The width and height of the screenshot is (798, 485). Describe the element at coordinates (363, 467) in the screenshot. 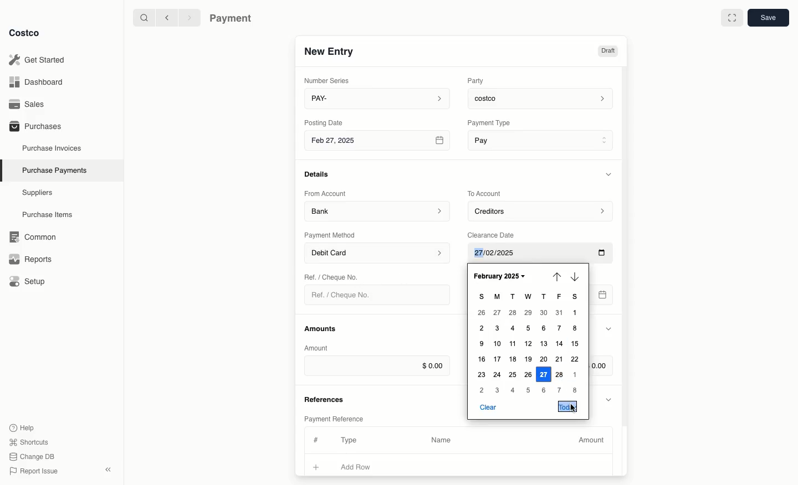

I see `Add Row` at that location.